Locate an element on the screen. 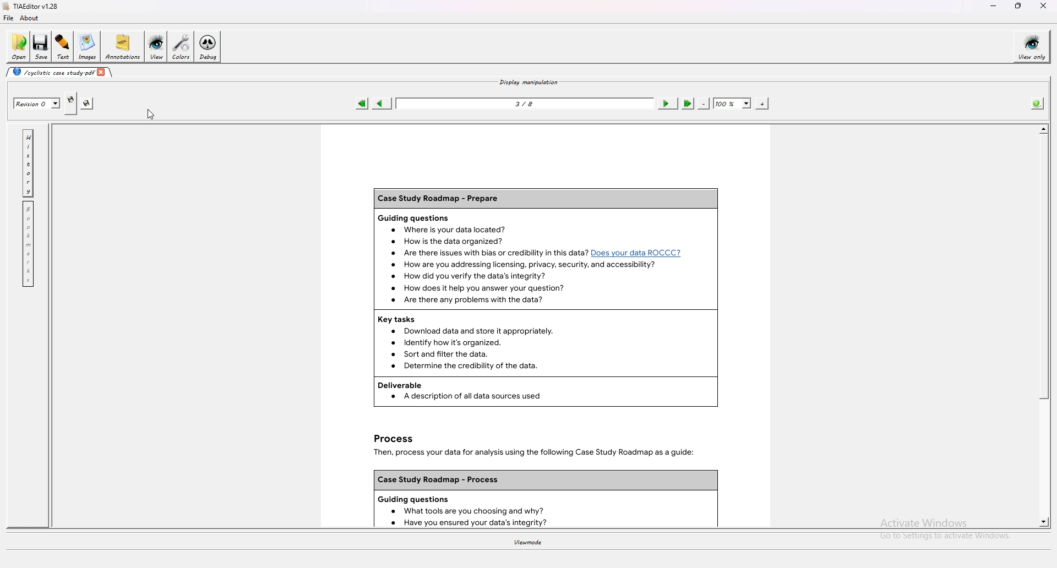 The image size is (1057, 568). Are there issues with bias or credibility in this data? is located at coordinates (487, 253).